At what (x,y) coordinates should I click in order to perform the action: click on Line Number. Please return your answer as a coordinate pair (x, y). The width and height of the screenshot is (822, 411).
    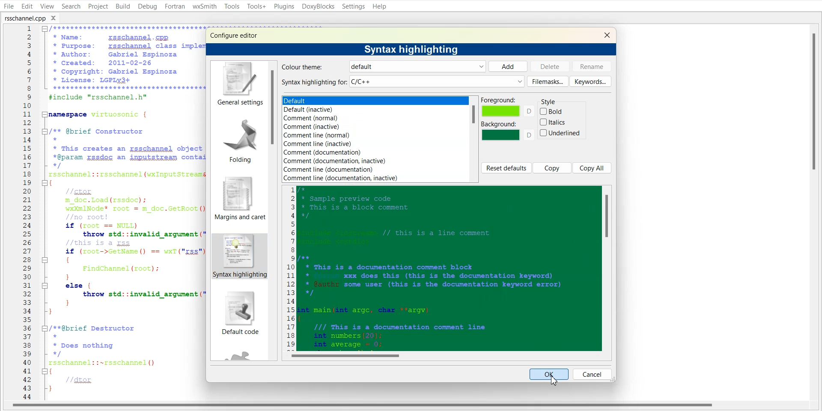
    Looking at the image, I should click on (21, 213).